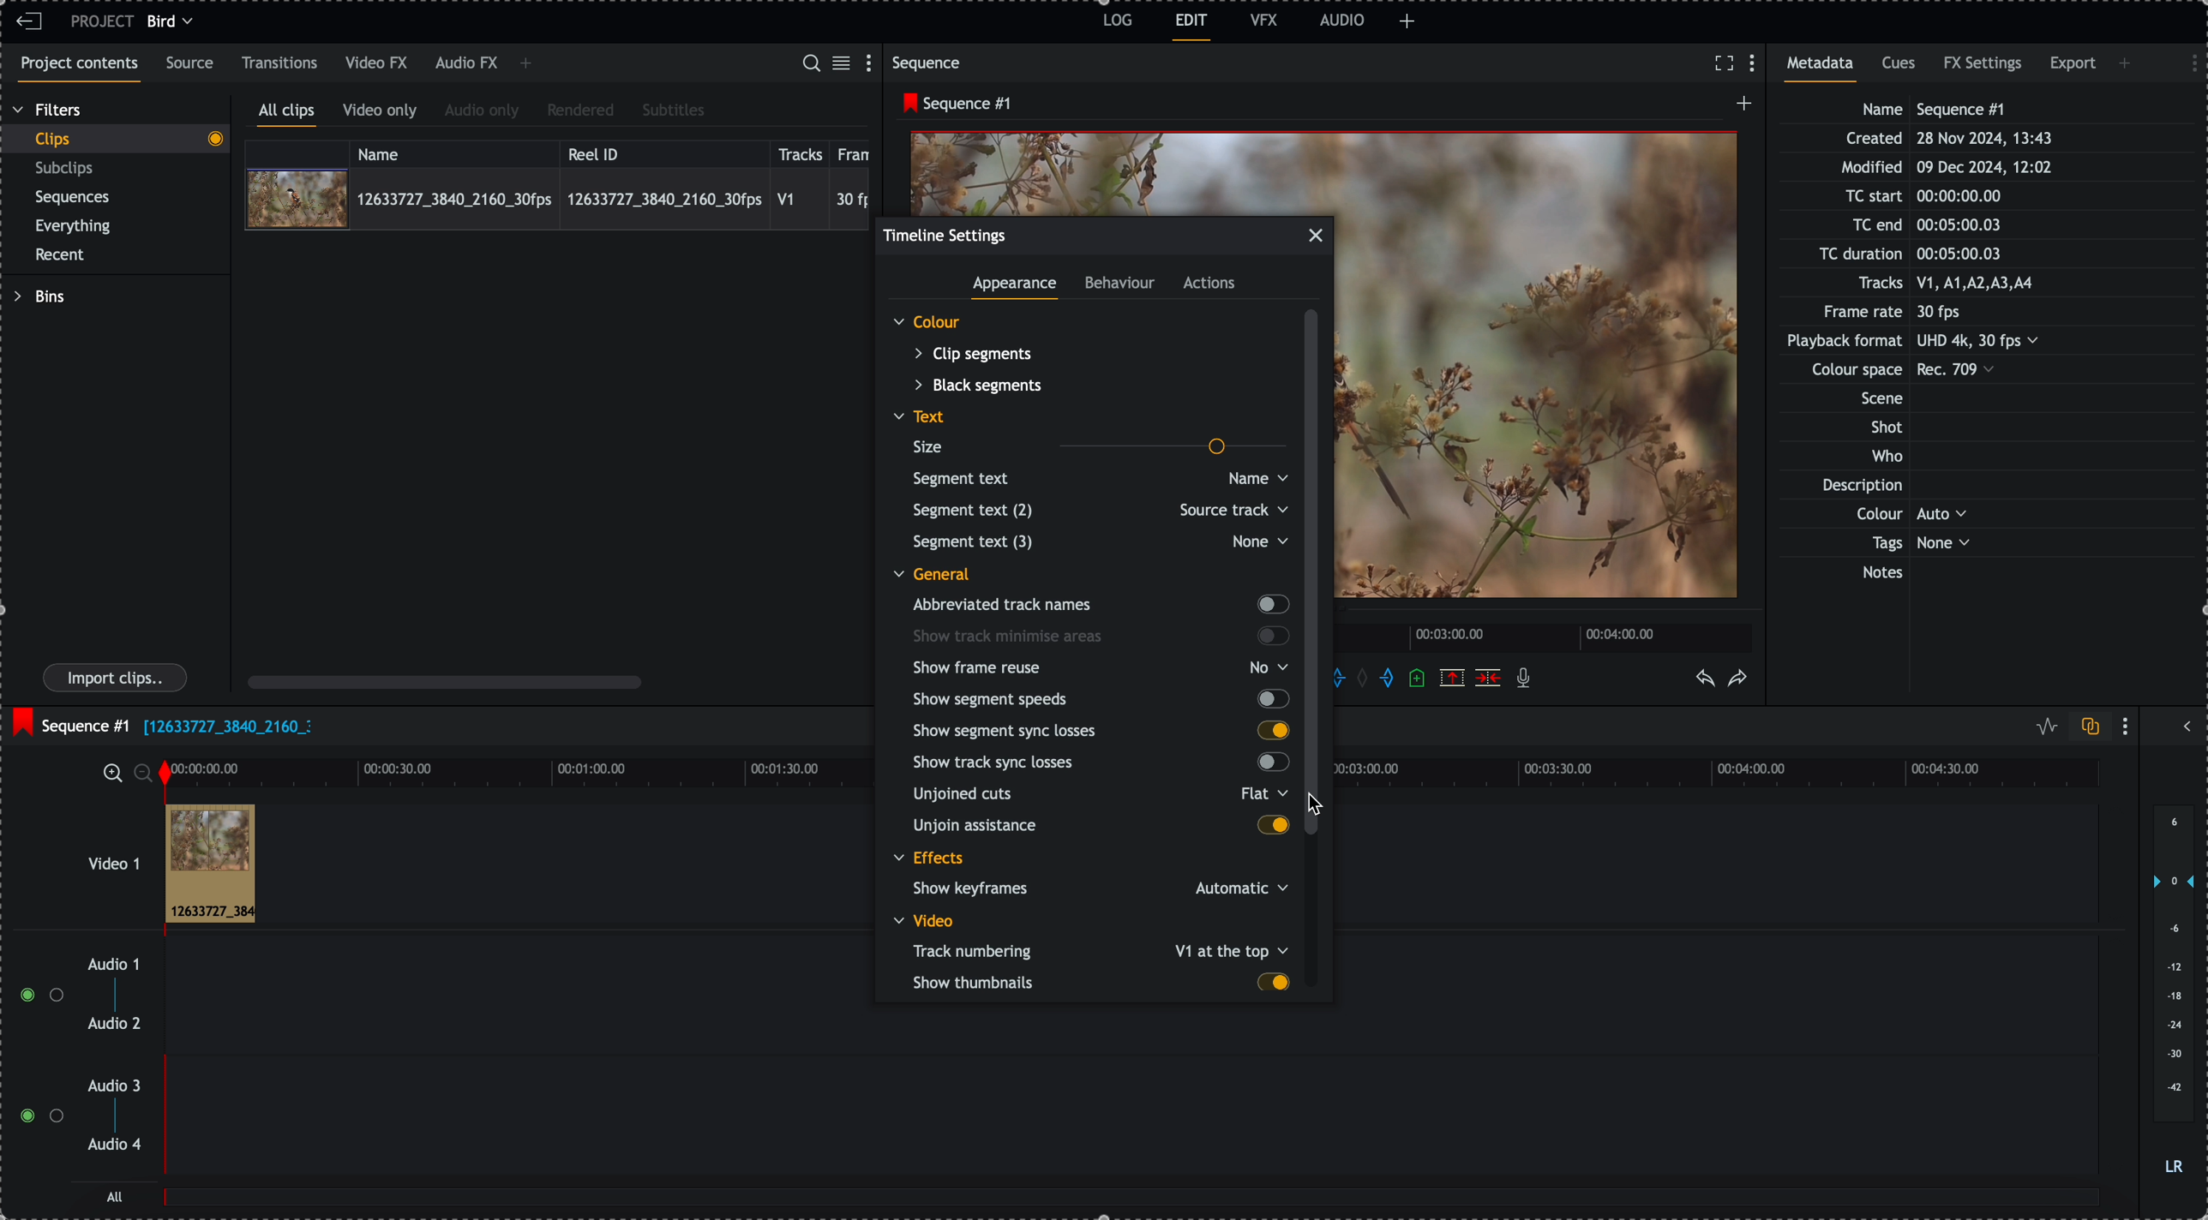 This screenshot has width=2208, height=1220. I want to click on edit, so click(1192, 27).